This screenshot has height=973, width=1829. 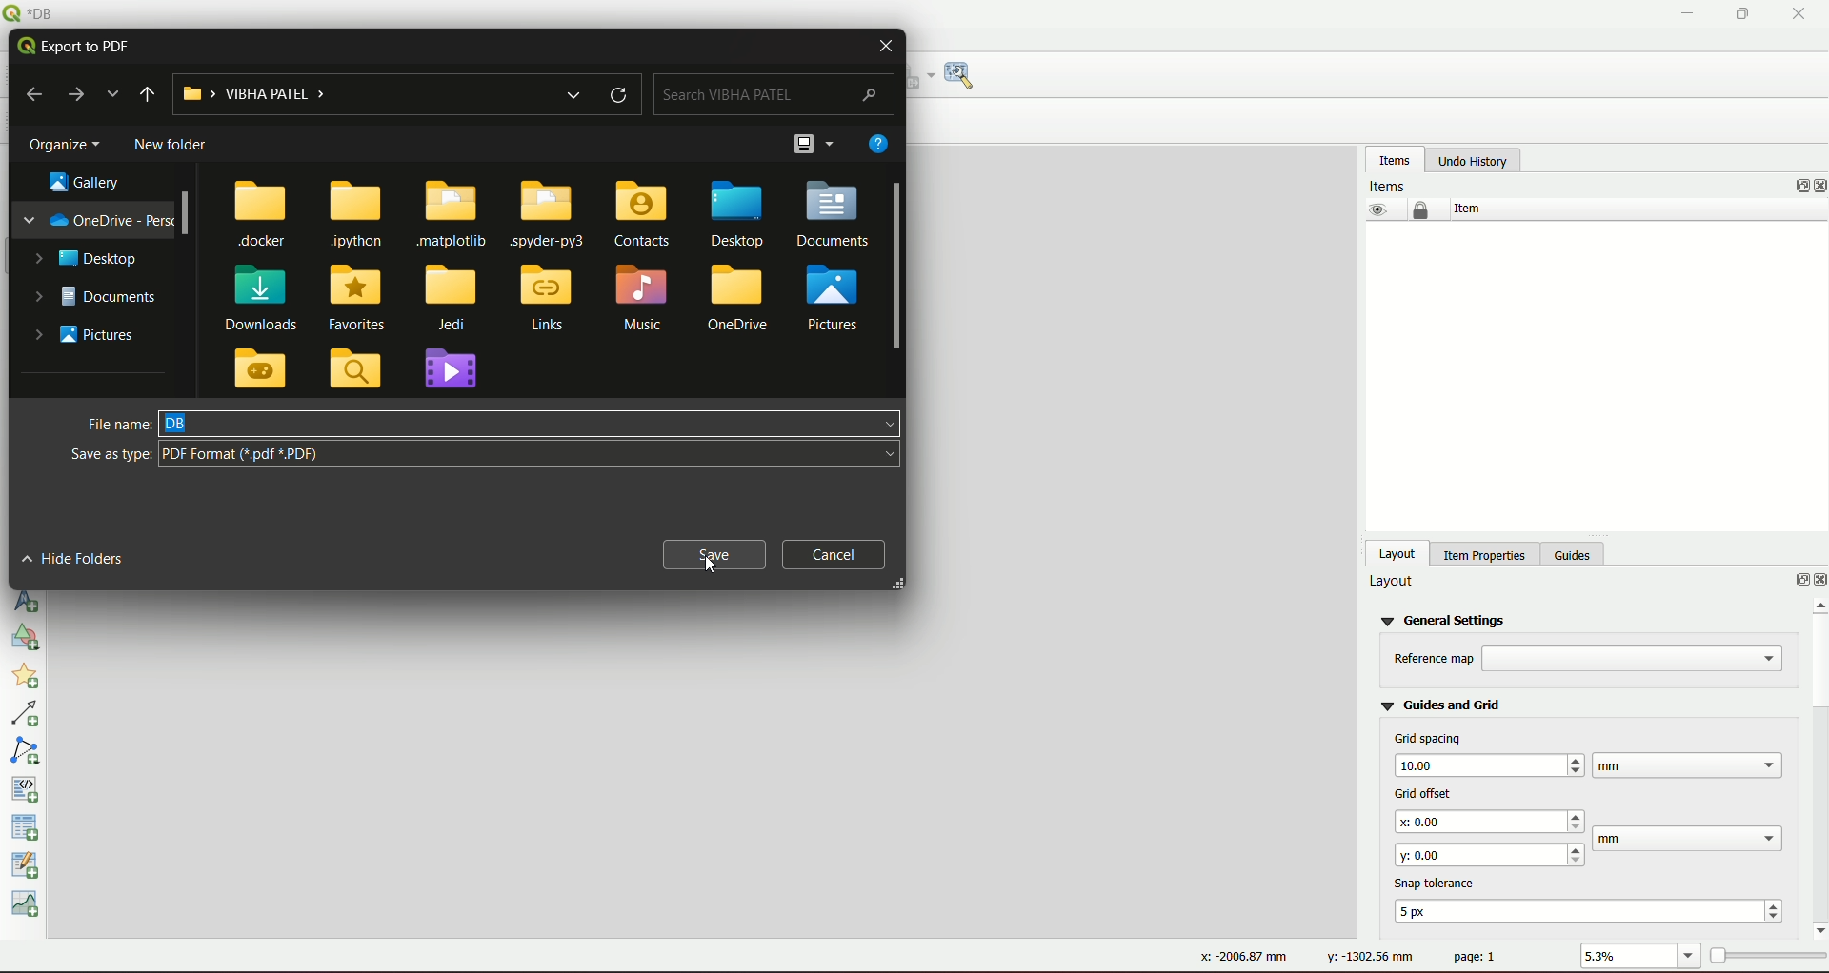 I want to click on pictures, so click(x=836, y=297).